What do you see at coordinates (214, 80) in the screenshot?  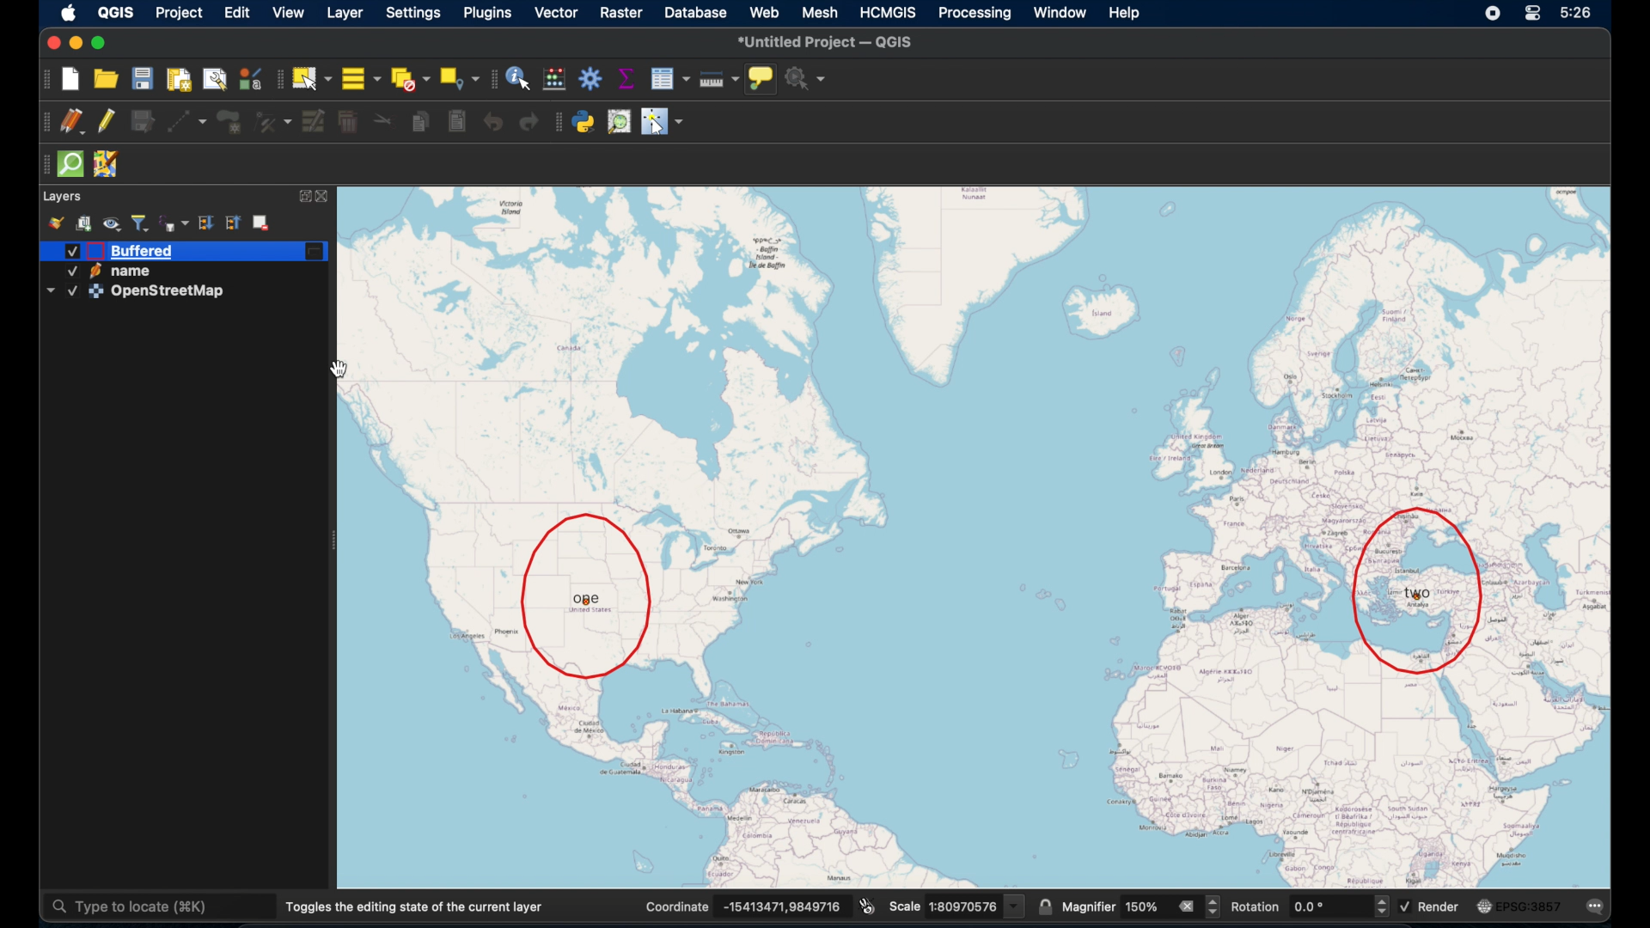 I see `show layout manager` at bounding box center [214, 80].